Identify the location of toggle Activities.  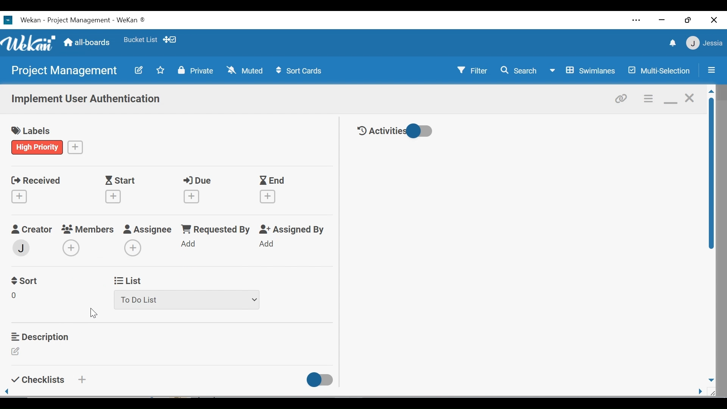
(397, 131).